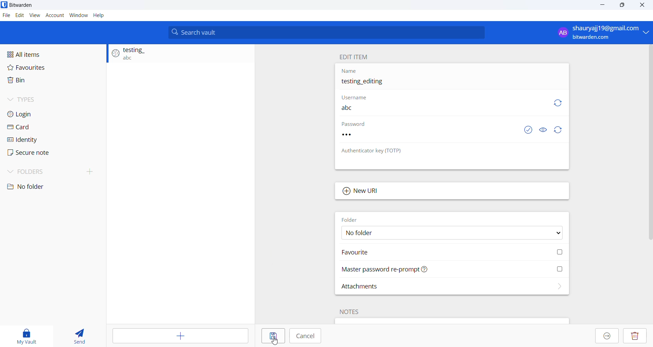 The height and width of the screenshot is (347, 653). Describe the element at coordinates (270, 340) in the screenshot. I see `Cursor` at that location.